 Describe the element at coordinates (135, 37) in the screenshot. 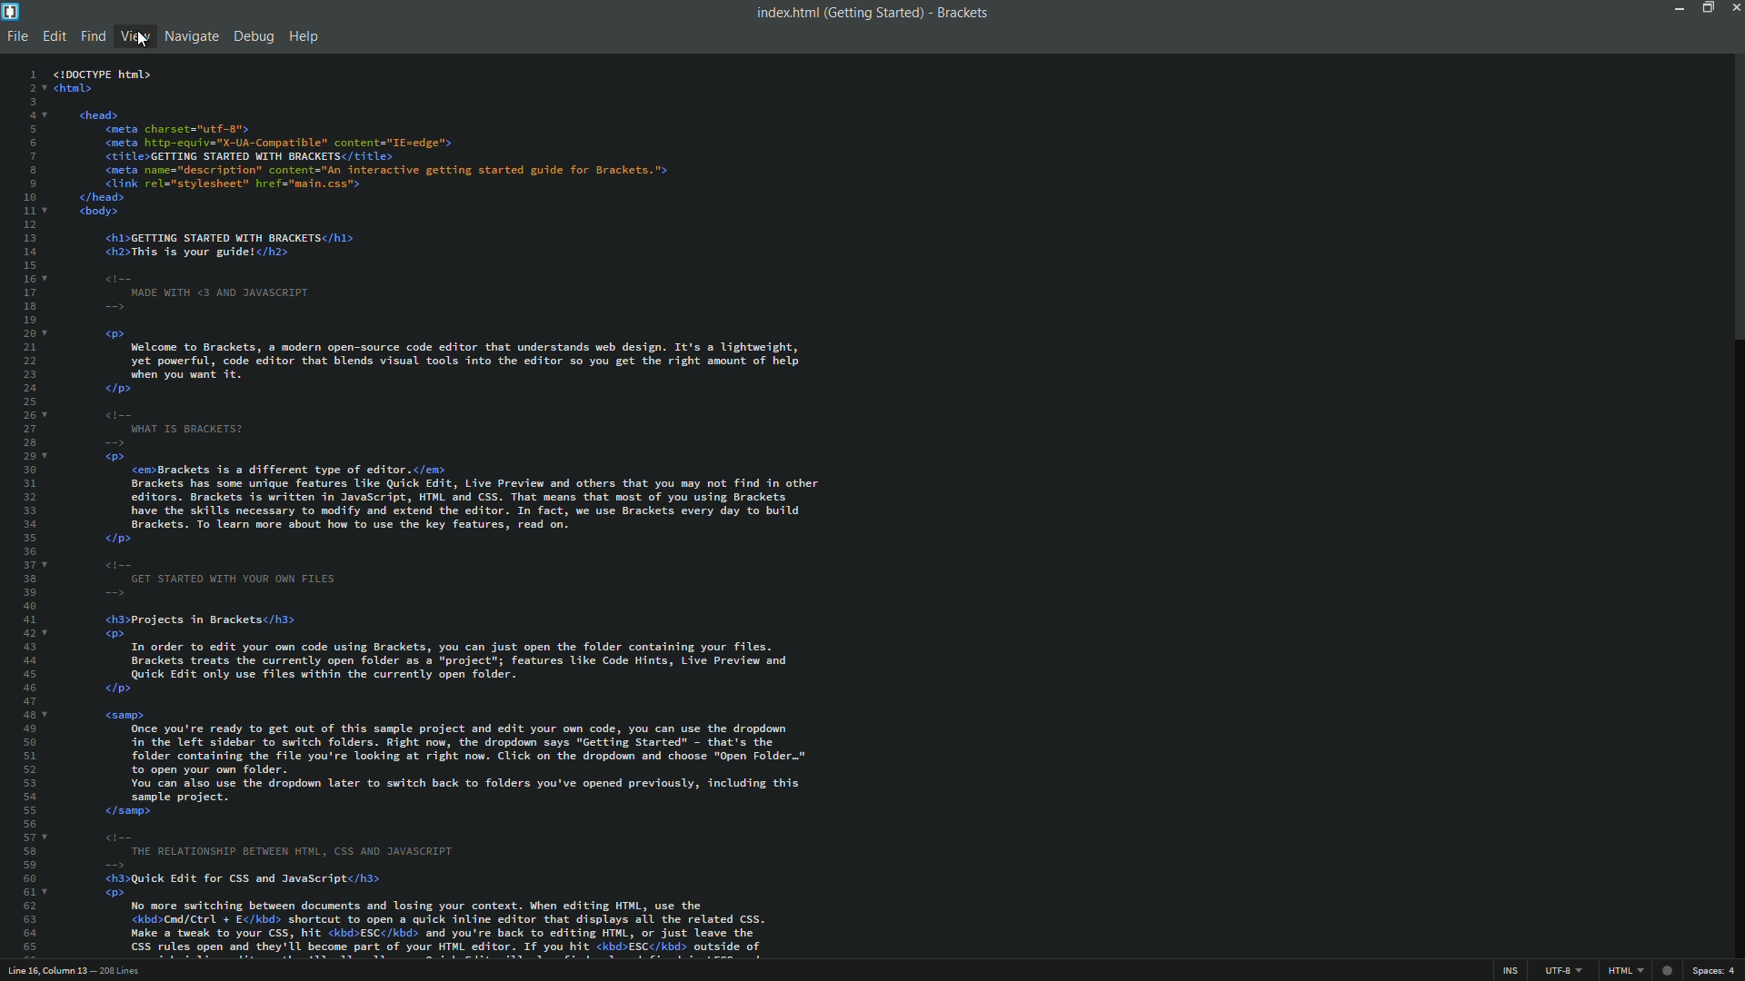

I see `view menu` at that location.